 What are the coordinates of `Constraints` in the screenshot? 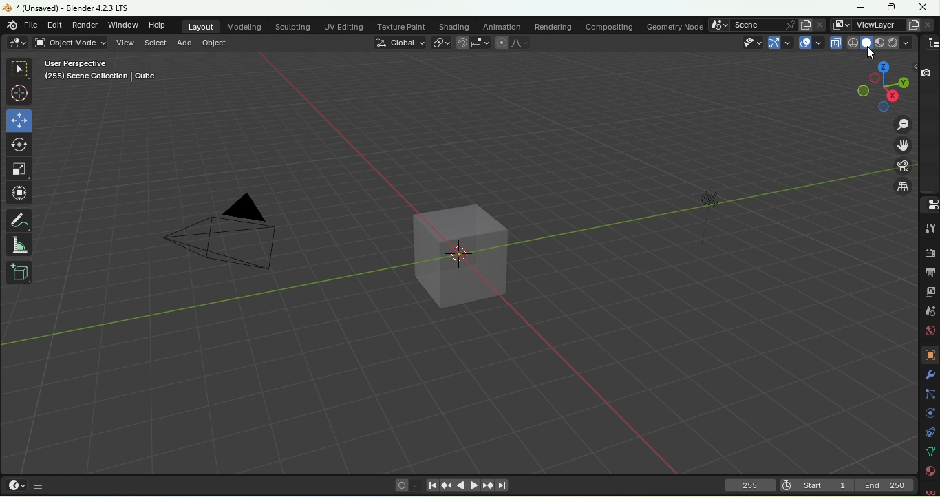 It's located at (928, 434).